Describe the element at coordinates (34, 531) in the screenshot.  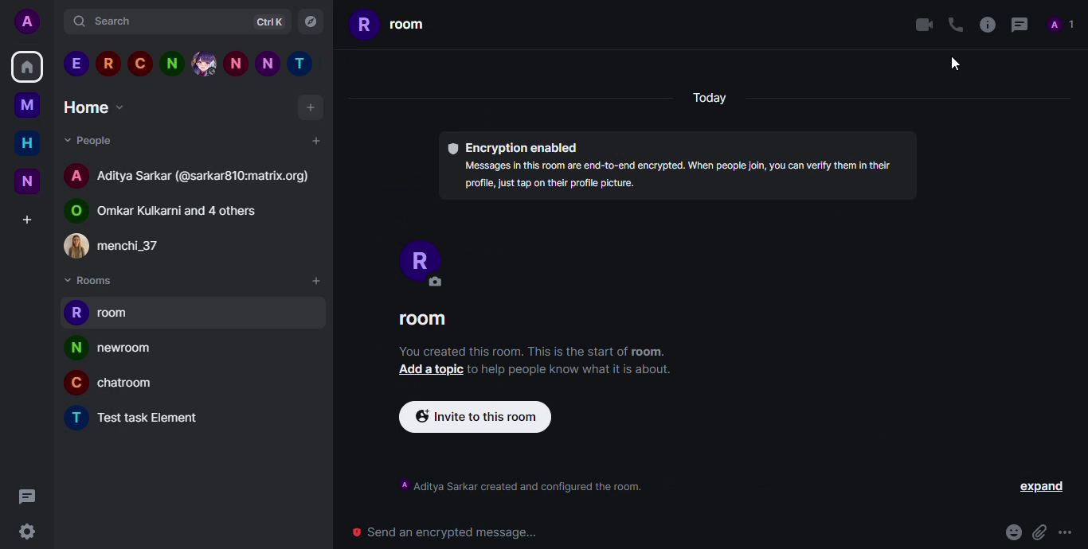
I see `settings` at that location.